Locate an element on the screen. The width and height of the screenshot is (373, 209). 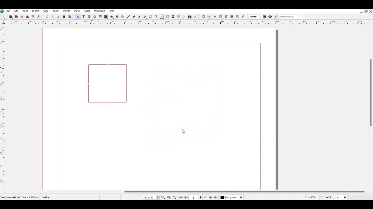
Toggle color management system is located at coordinates (265, 17).